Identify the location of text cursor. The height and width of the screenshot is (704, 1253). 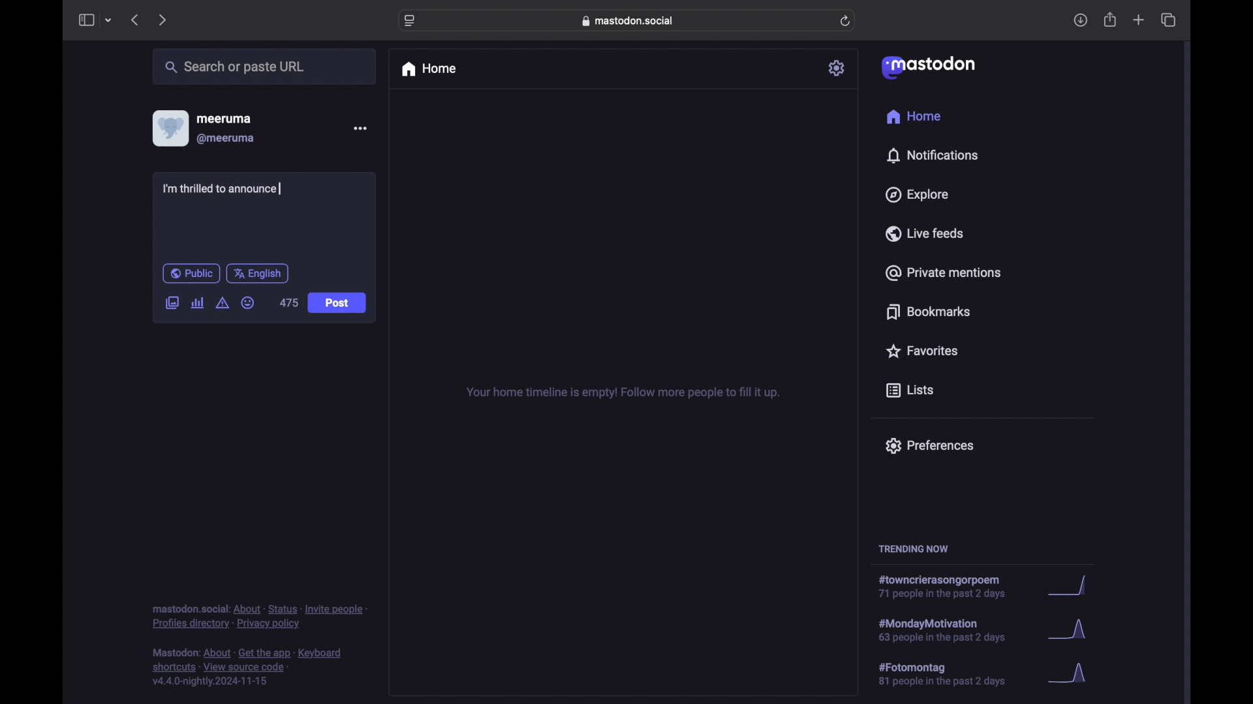
(281, 188).